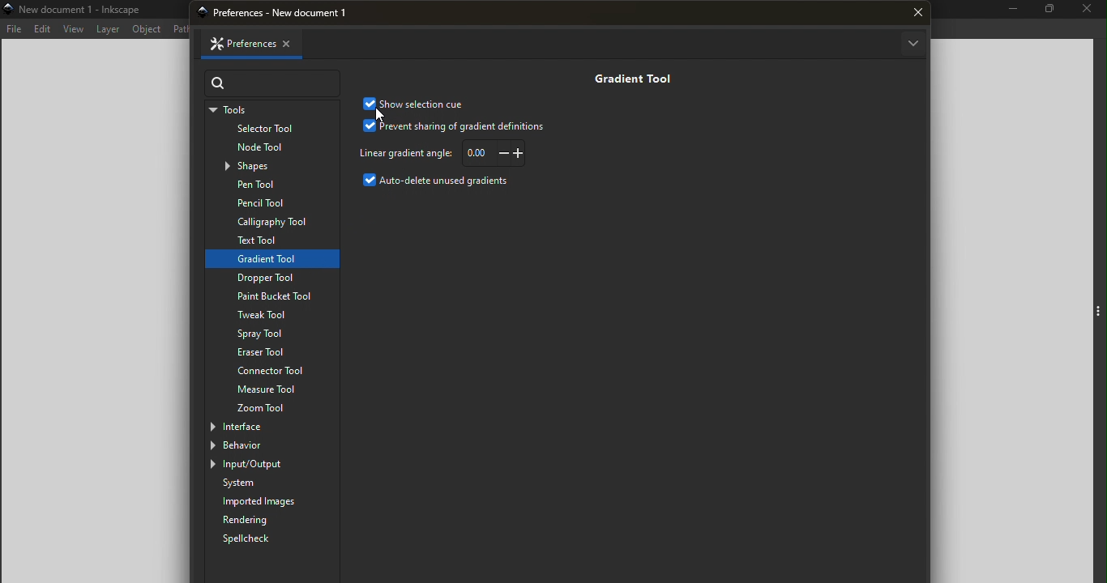 The height and width of the screenshot is (583, 1107). What do you see at coordinates (496, 152) in the screenshot?
I see `Default angle of new linear gradients in degrees (clockwise from horizontal)` at bounding box center [496, 152].